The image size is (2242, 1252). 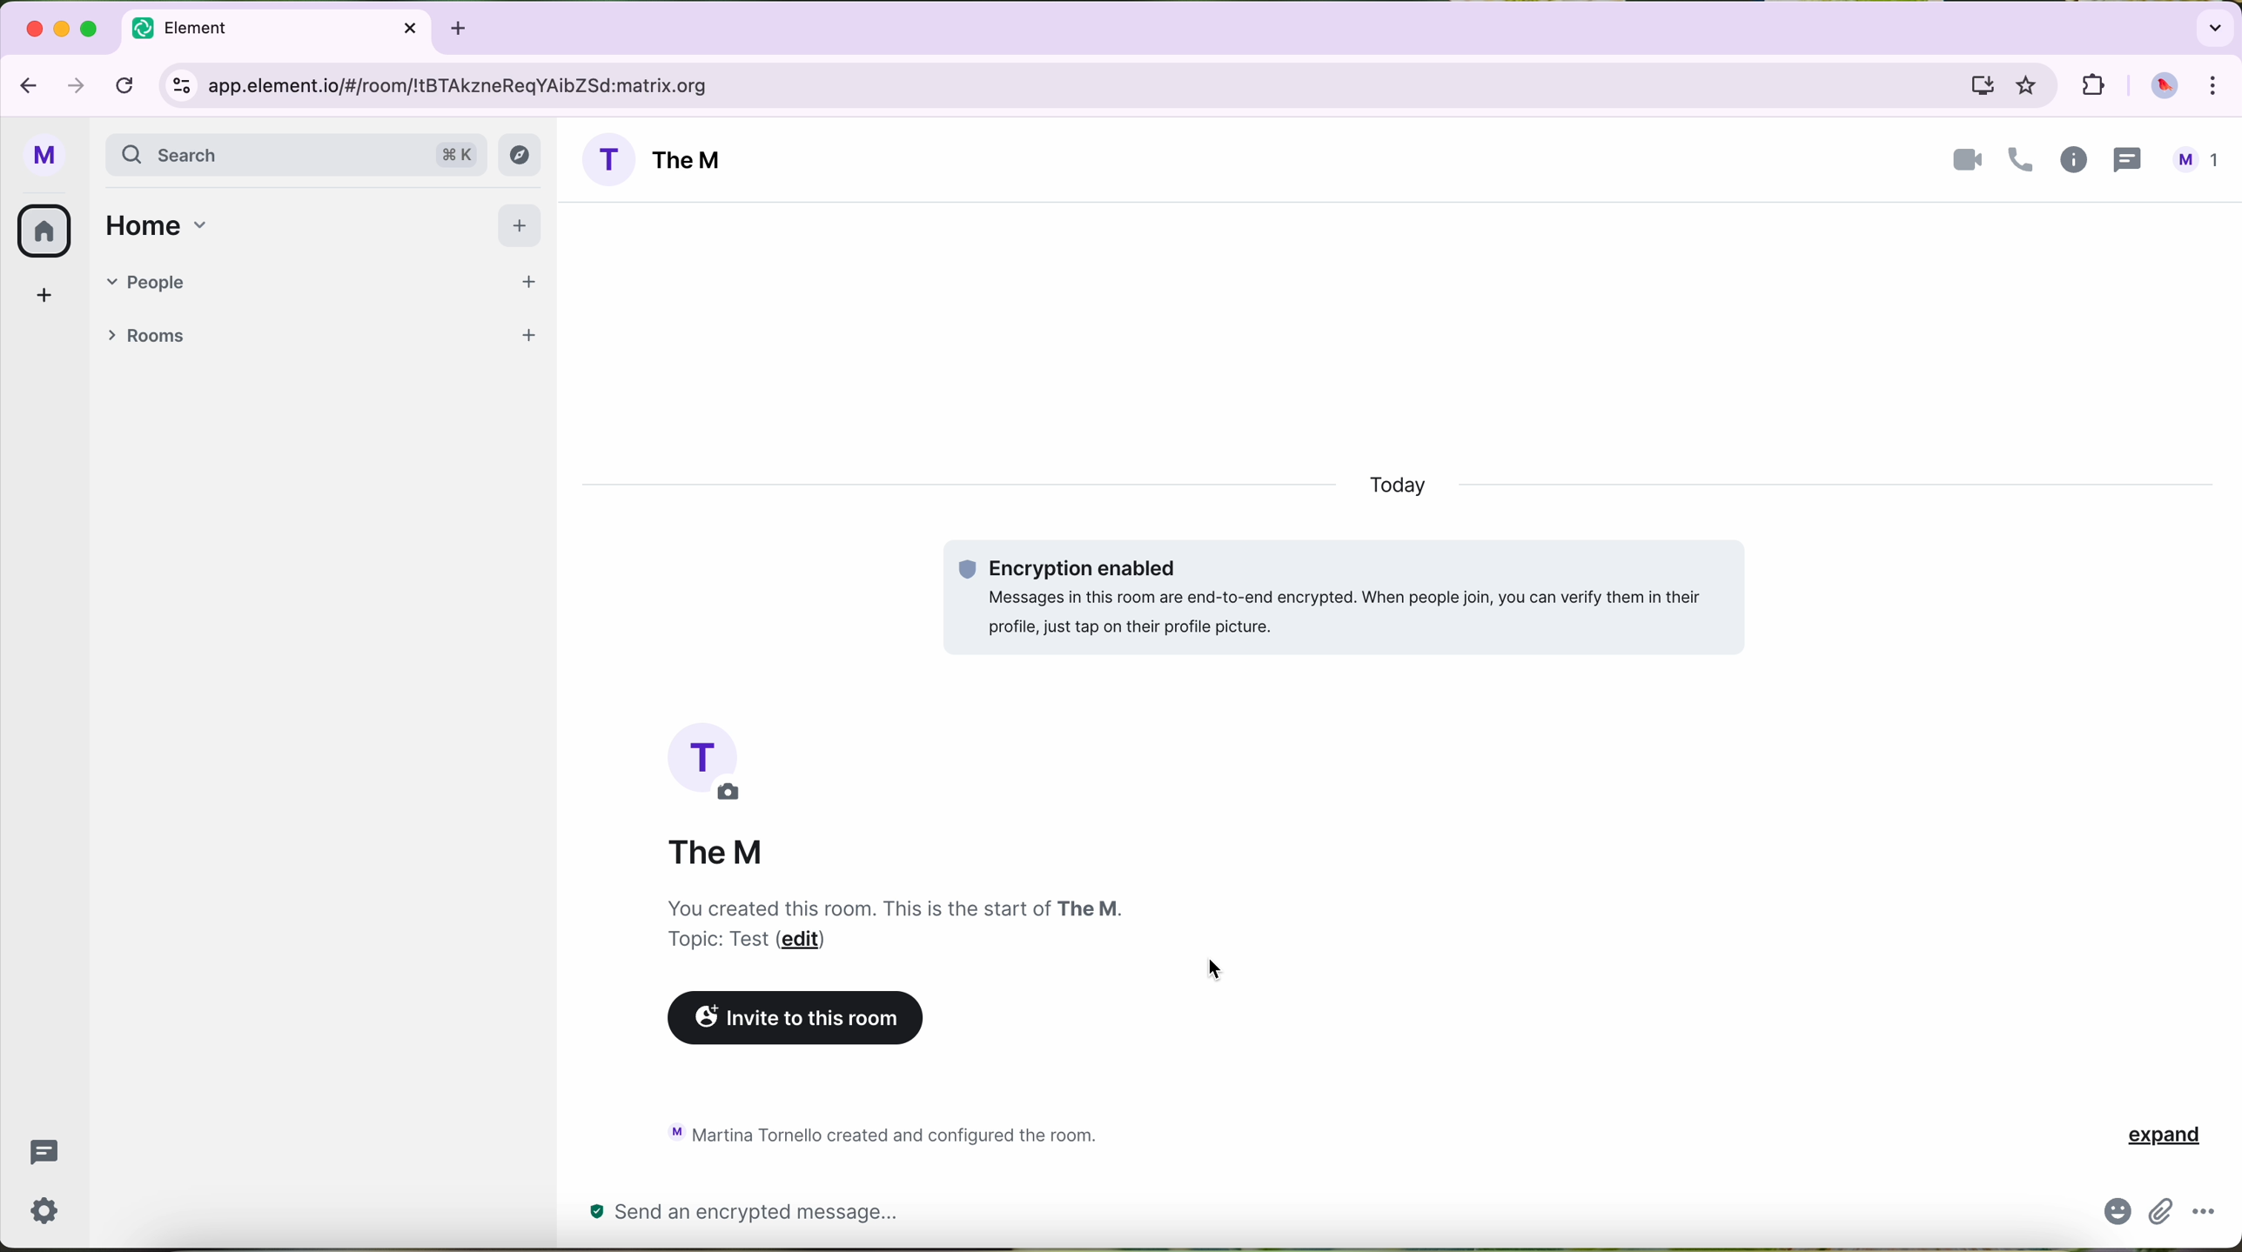 I want to click on profile picture, so click(x=2164, y=87).